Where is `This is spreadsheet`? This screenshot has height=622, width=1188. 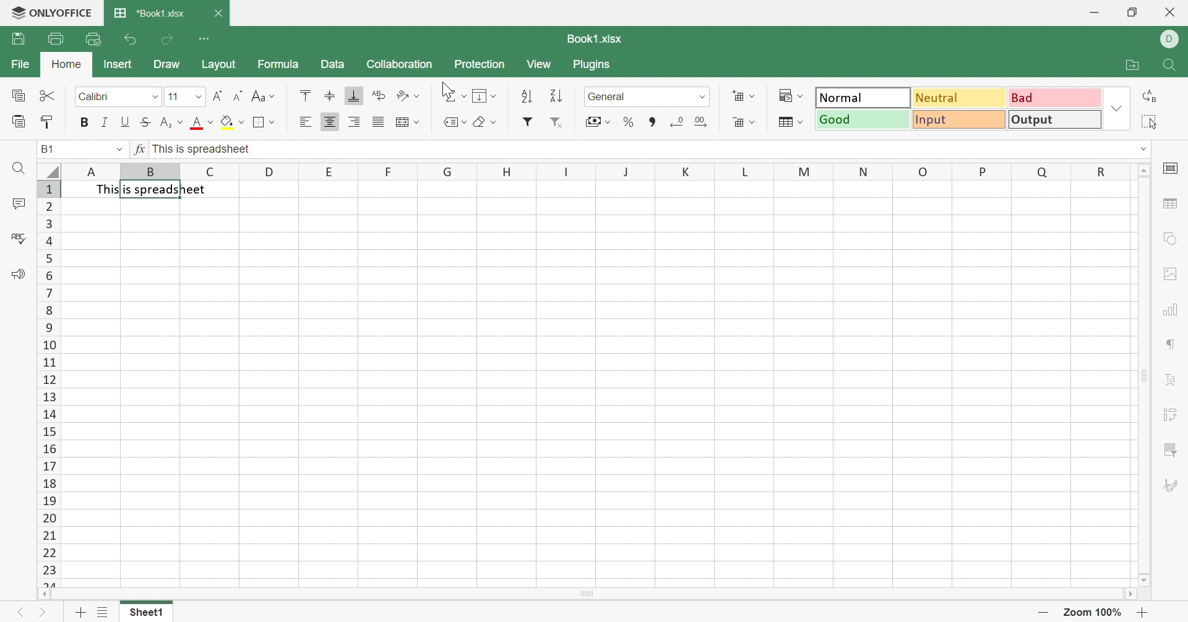 This is spreadsheet is located at coordinates (155, 189).